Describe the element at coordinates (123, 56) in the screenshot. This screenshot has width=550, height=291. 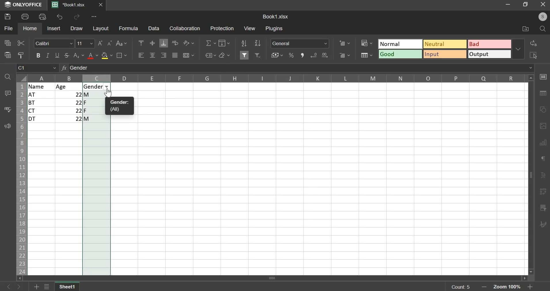
I see `border` at that location.